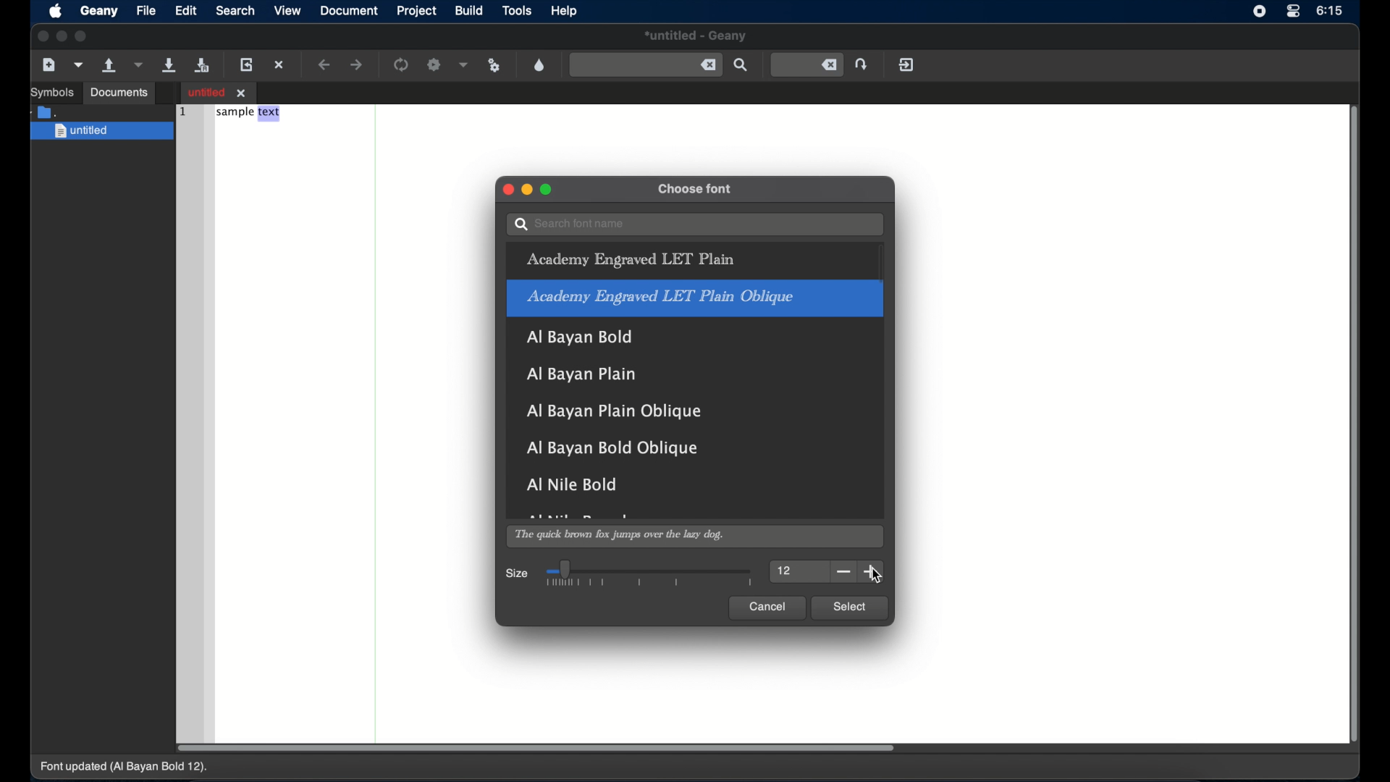 This screenshot has width=1390, height=782. I want to click on minimize , so click(528, 190).